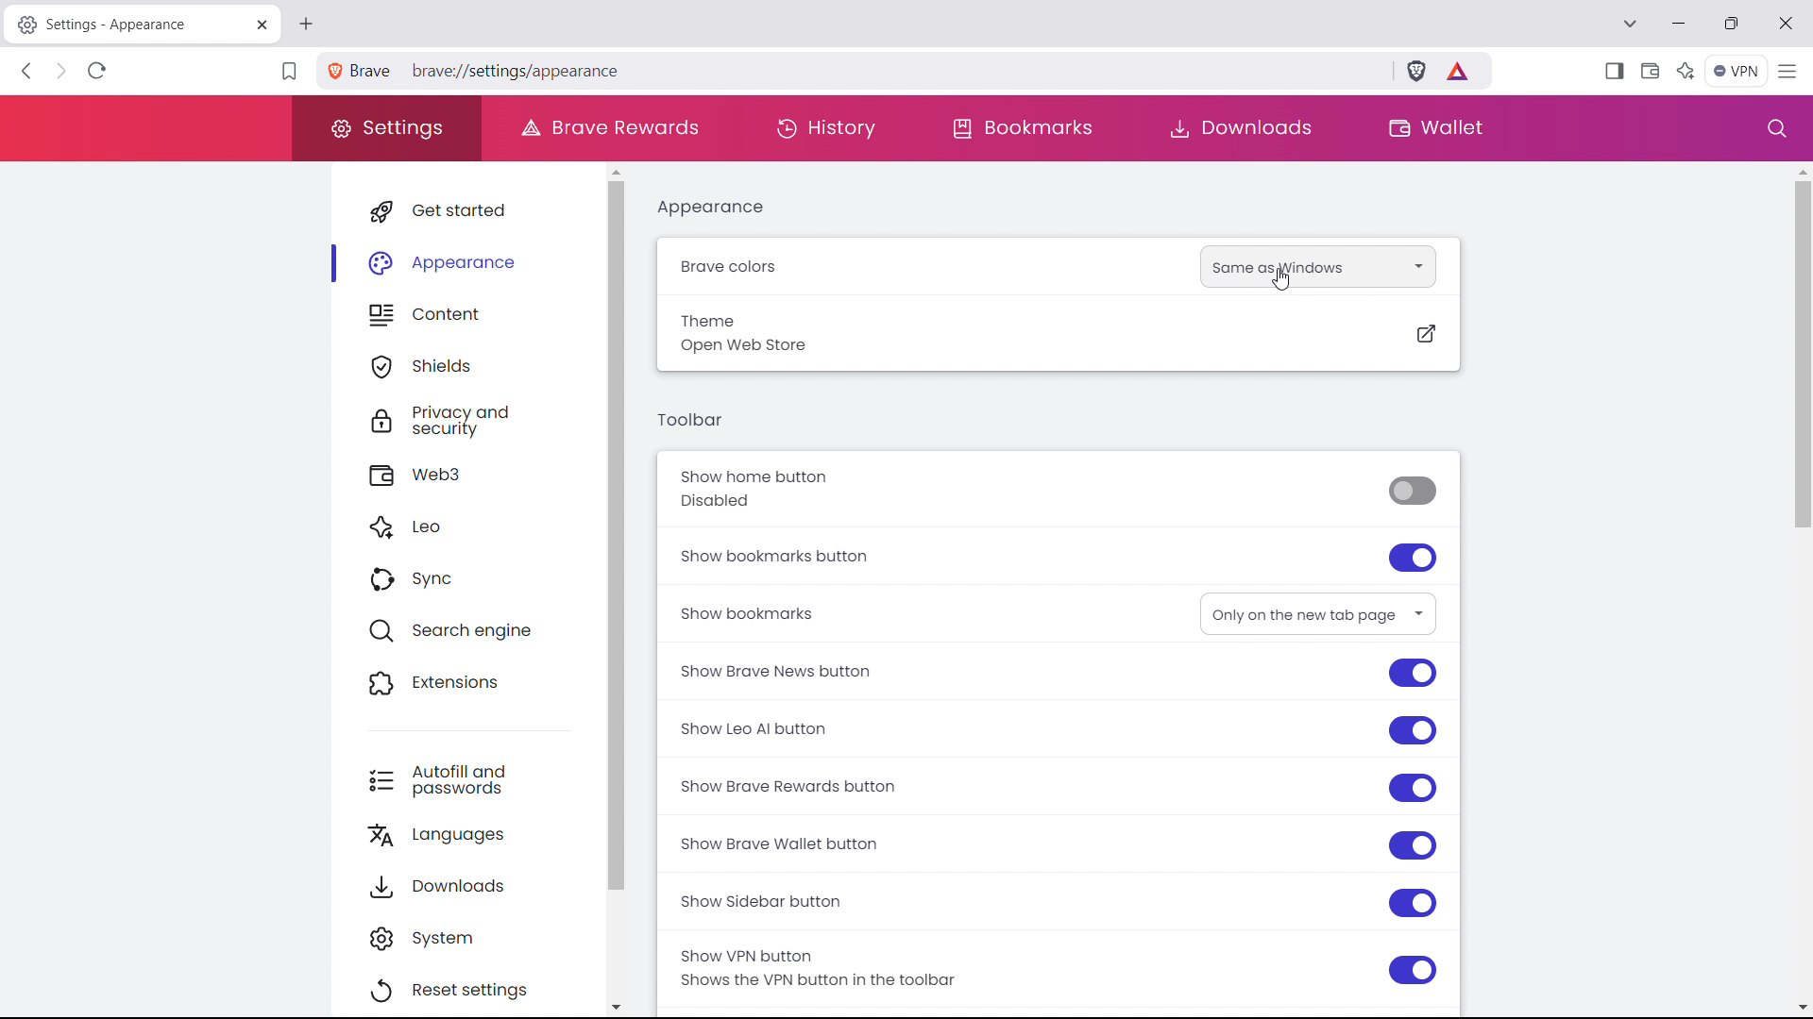 The width and height of the screenshot is (1813, 1019). What do you see at coordinates (1433, 129) in the screenshot?
I see `wallet` at bounding box center [1433, 129].